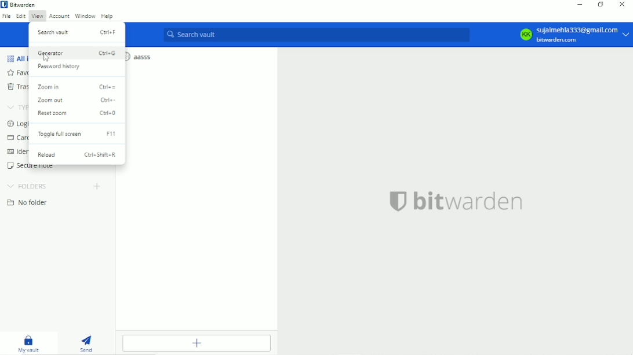  Describe the element at coordinates (29, 342) in the screenshot. I see `My vault` at that location.